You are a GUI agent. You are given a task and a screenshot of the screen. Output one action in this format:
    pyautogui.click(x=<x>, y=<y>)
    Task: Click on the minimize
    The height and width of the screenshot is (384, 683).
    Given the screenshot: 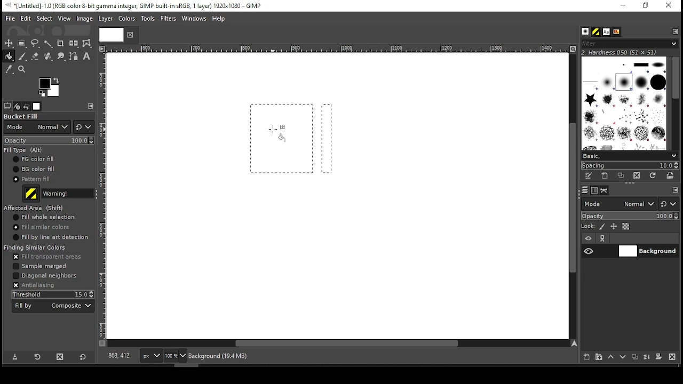 What is the action you would take?
    pyautogui.click(x=622, y=6)
    